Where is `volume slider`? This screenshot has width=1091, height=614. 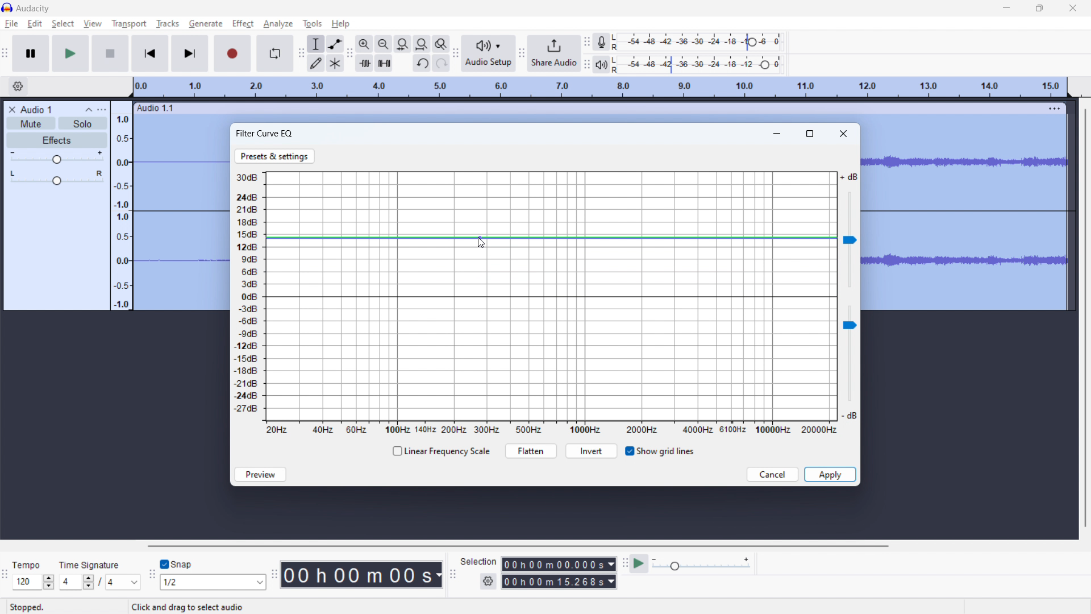
volume slider is located at coordinates (848, 364).